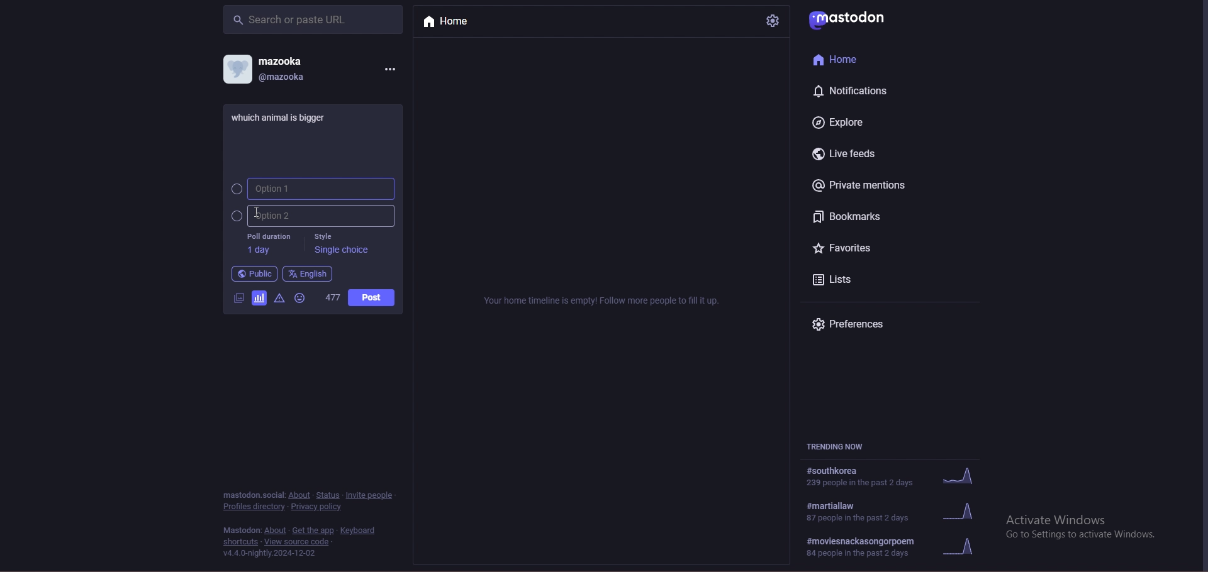  I want to click on @mazooka, so click(286, 77).